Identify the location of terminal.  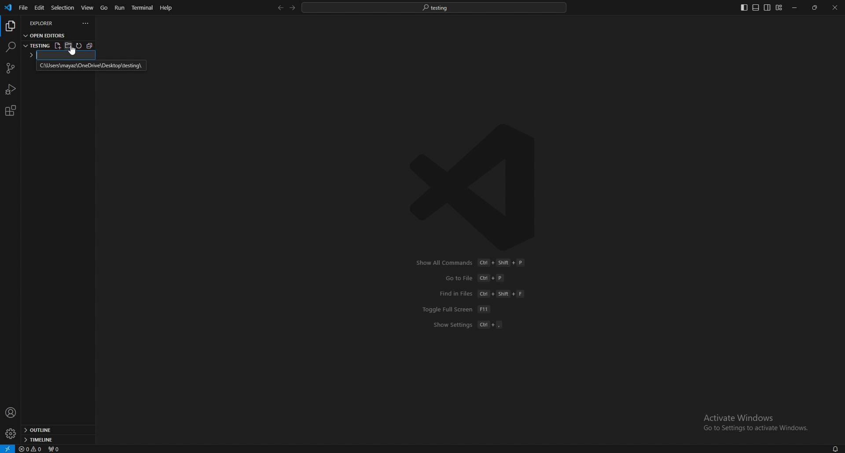
(144, 8).